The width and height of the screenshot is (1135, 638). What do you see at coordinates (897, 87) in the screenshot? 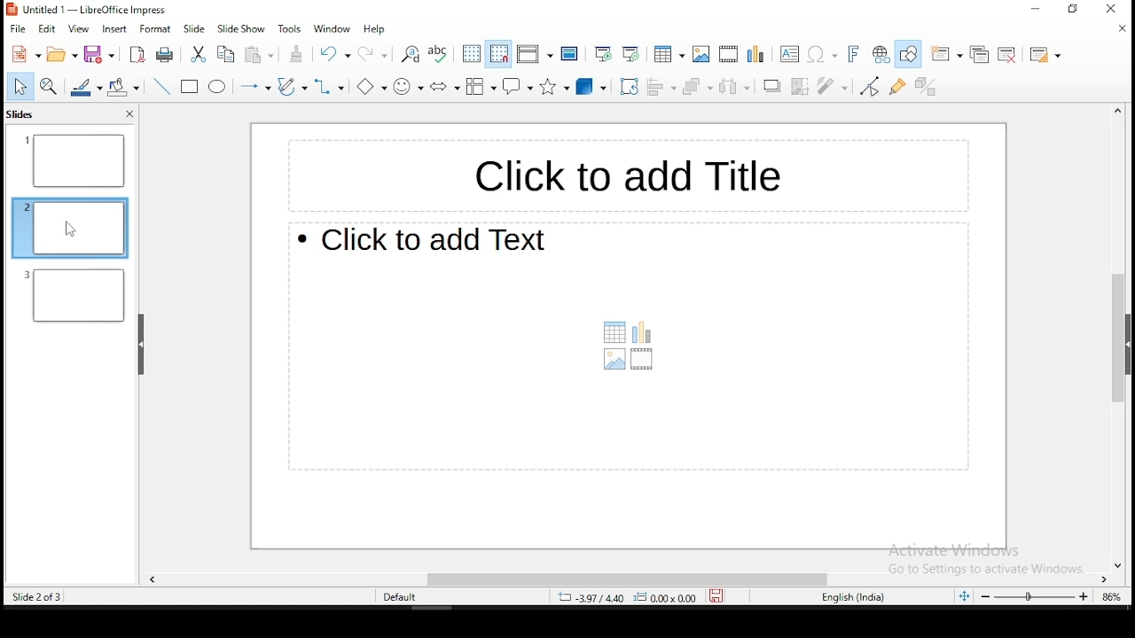
I see `show gluepoint functions` at bounding box center [897, 87].